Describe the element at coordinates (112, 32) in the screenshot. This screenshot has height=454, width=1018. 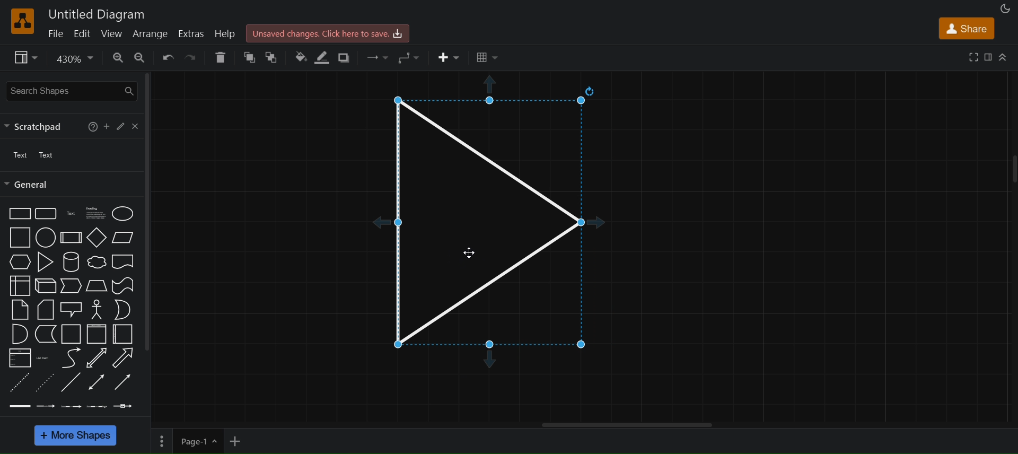
I see `view` at that location.